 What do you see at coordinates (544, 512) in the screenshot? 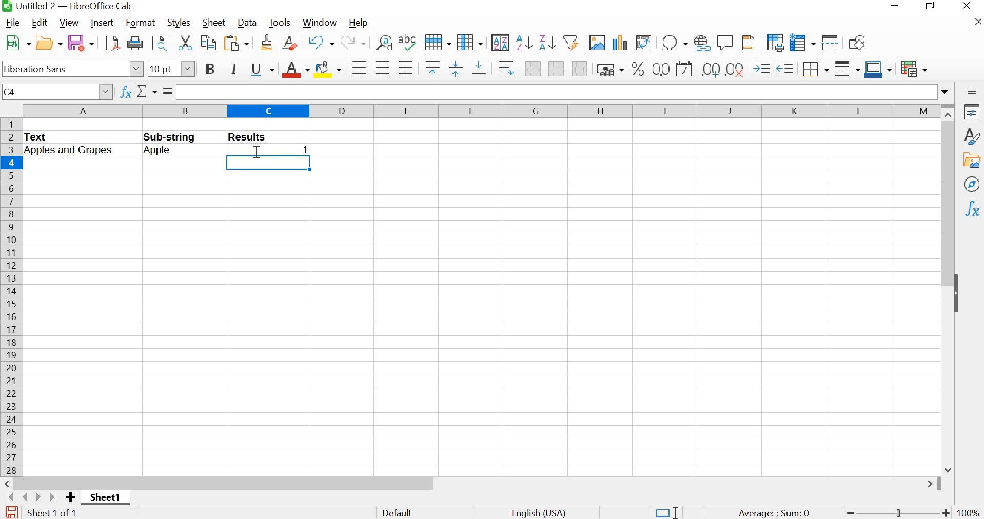
I see `text language` at bounding box center [544, 512].